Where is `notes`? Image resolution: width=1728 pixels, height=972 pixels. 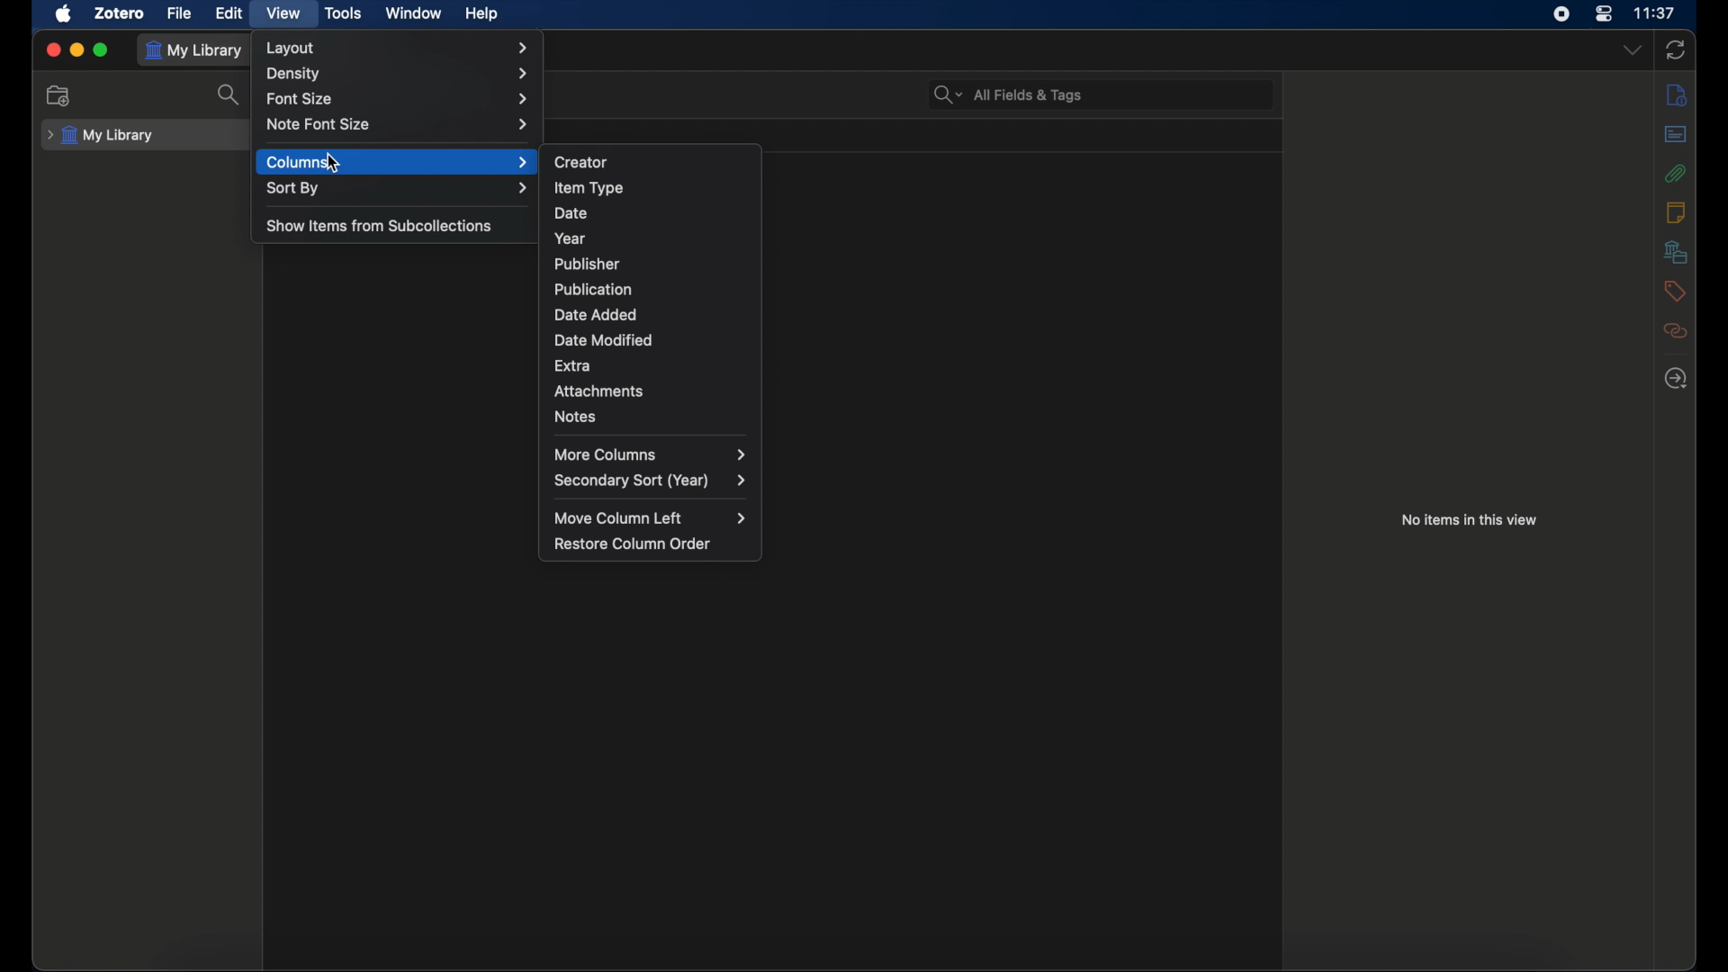
notes is located at coordinates (1675, 211).